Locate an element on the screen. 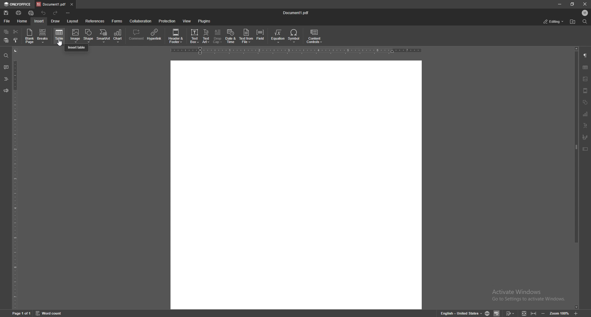  text box is located at coordinates (194, 37).